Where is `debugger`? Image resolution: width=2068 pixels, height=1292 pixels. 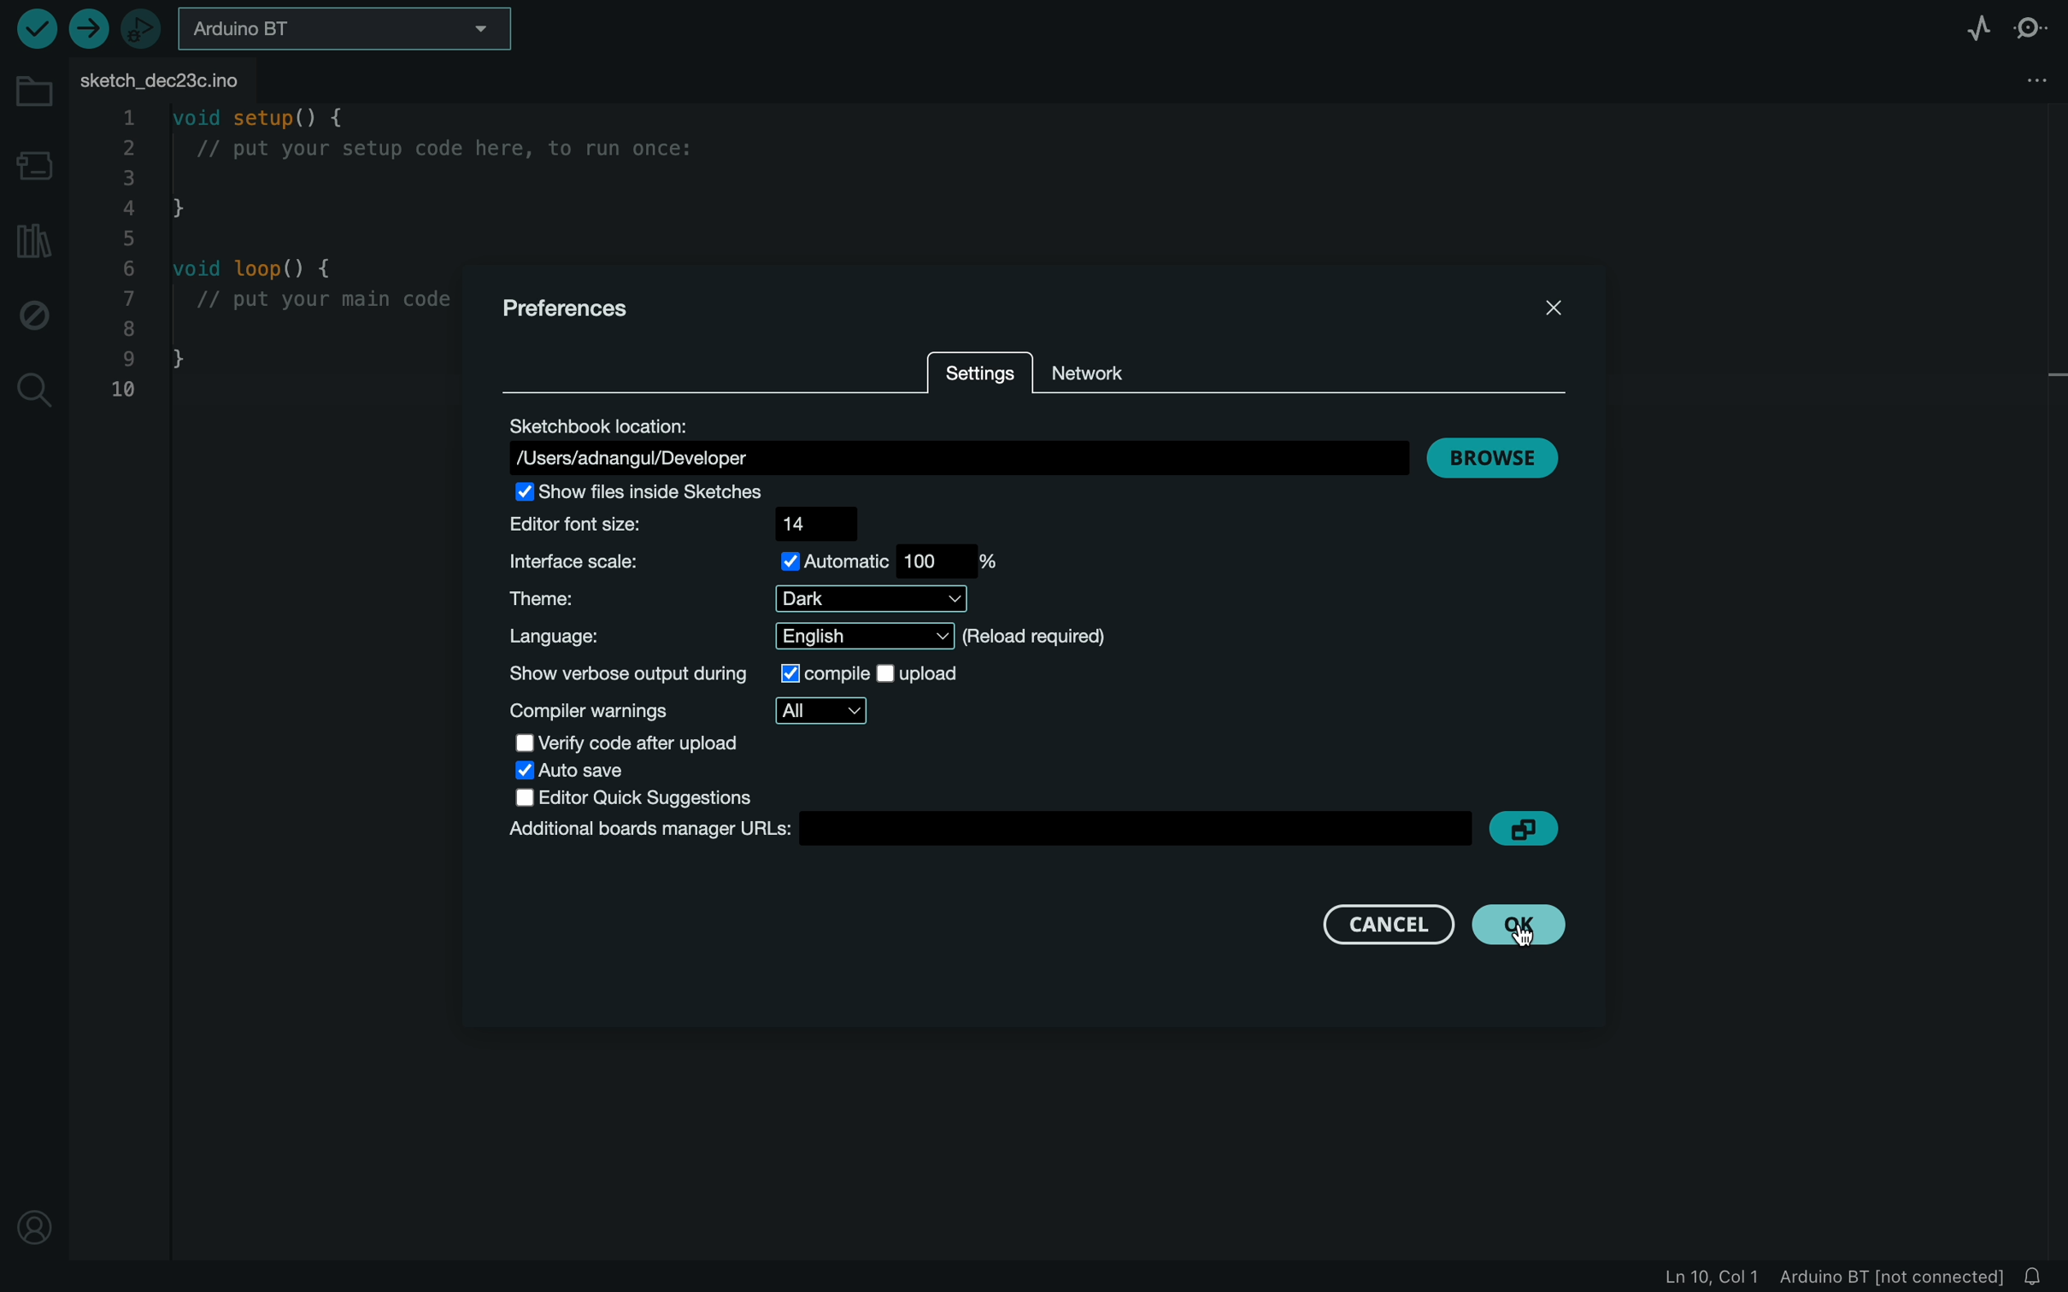
debugger is located at coordinates (143, 28).